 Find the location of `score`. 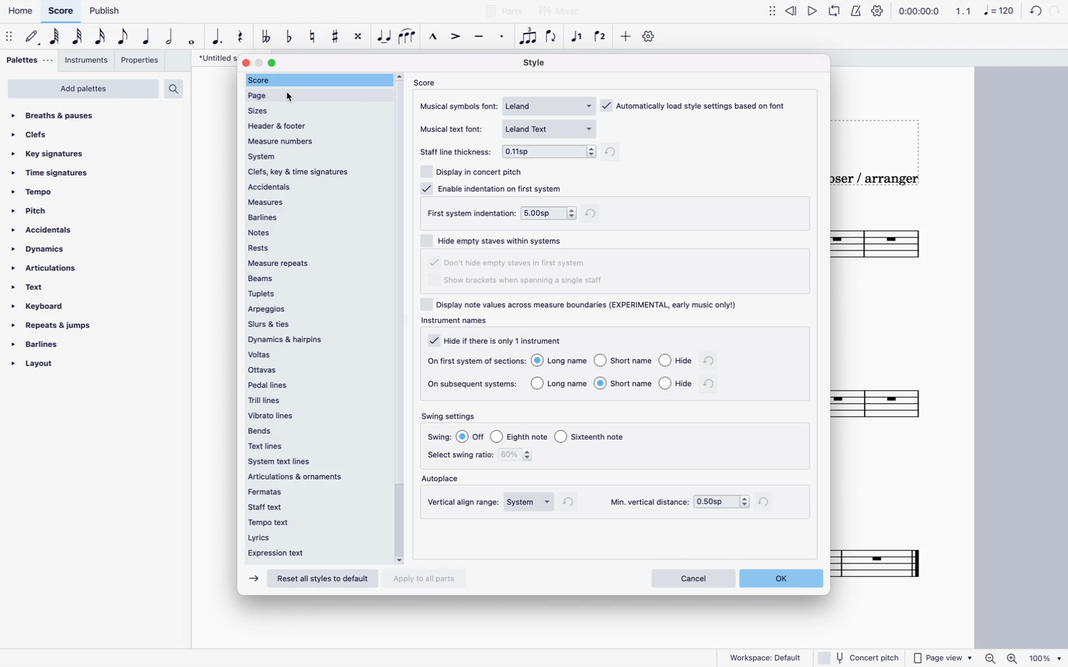

score is located at coordinates (427, 84).